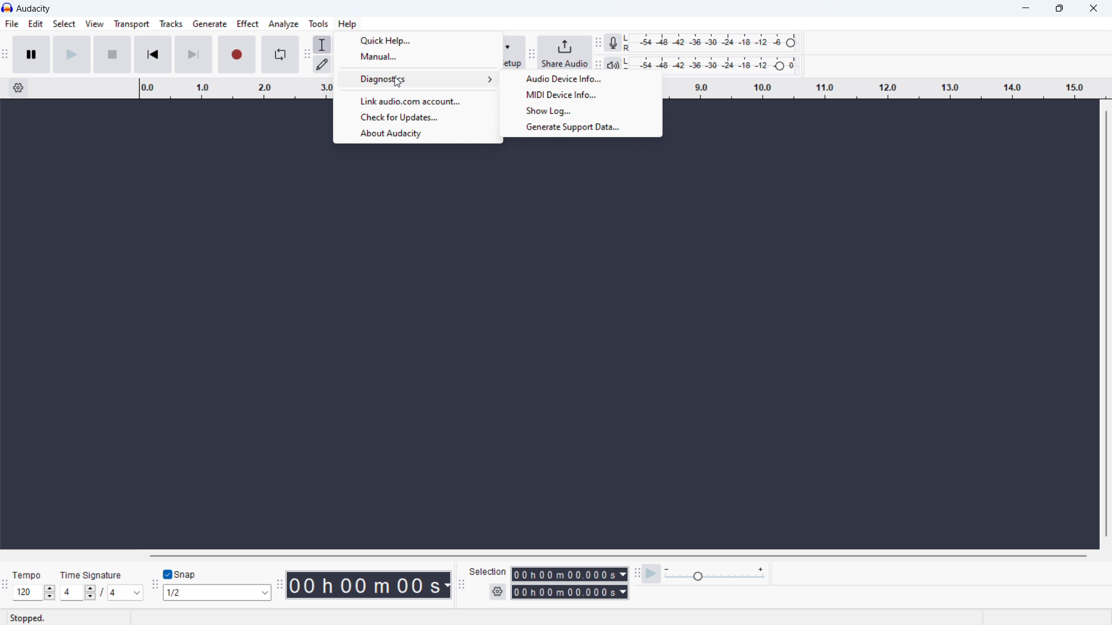 This screenshot has width=1112, height=625. What do you see at coordinates (19, 89) in the screenshot?
I see `timeline settings` at bounding box center [19, 89].